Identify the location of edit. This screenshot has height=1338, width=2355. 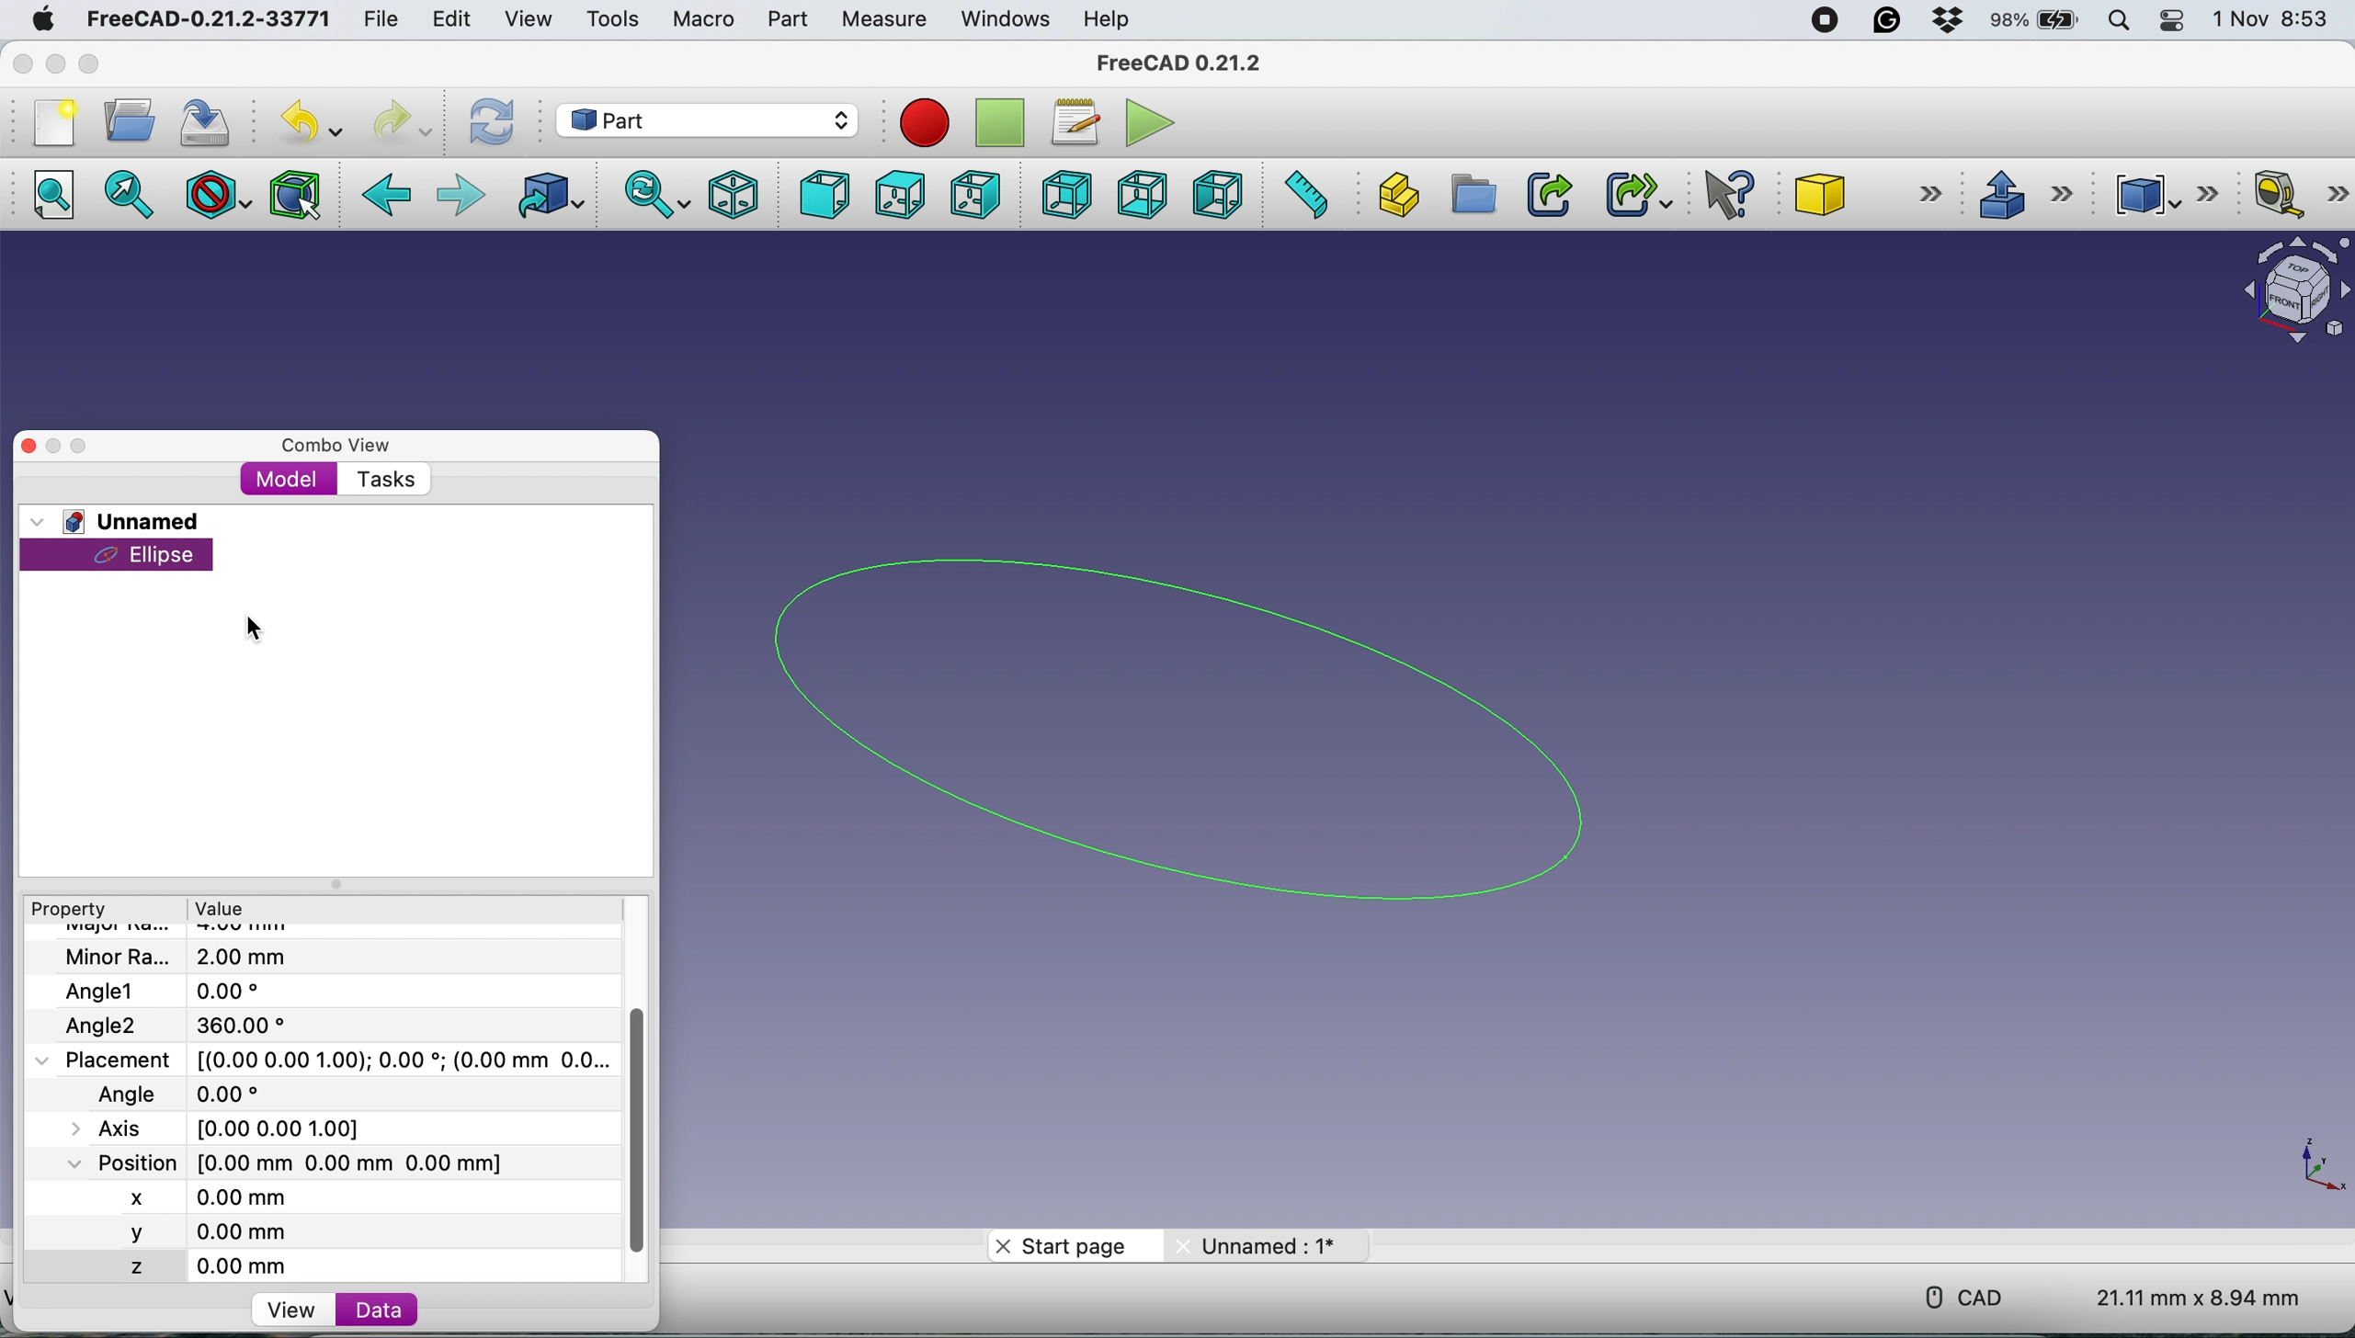
(451, 22).